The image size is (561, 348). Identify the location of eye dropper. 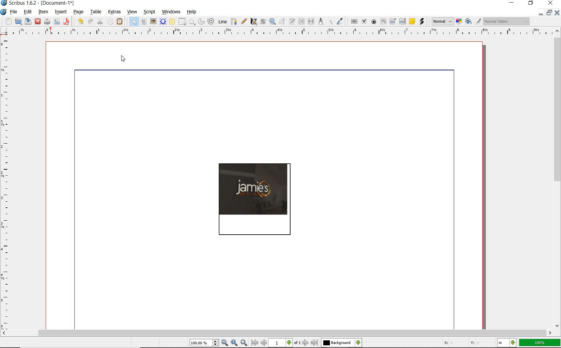
(341, 21).